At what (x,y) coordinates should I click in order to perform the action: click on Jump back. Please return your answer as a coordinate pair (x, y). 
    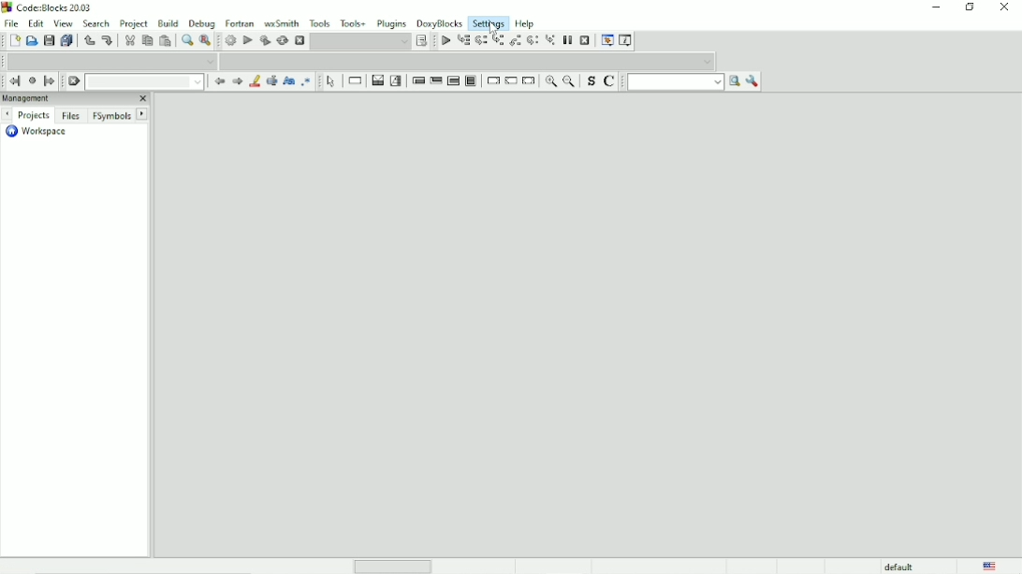
    Looking at the image, I should click on (13, 81).